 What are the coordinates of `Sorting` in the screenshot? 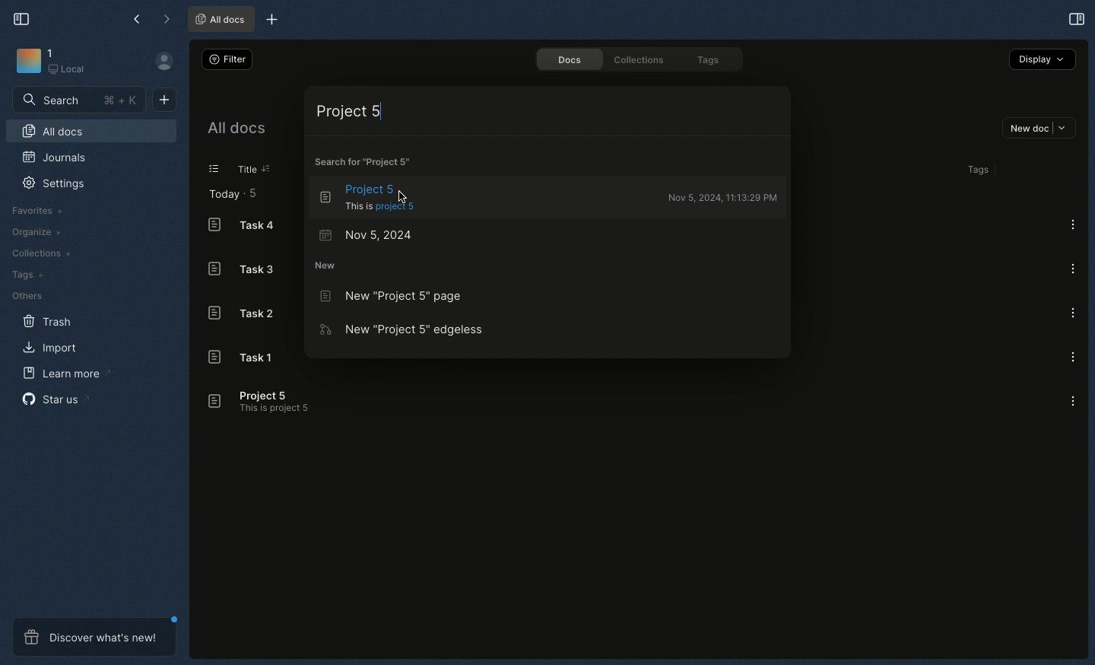 It's located at (266, 169).